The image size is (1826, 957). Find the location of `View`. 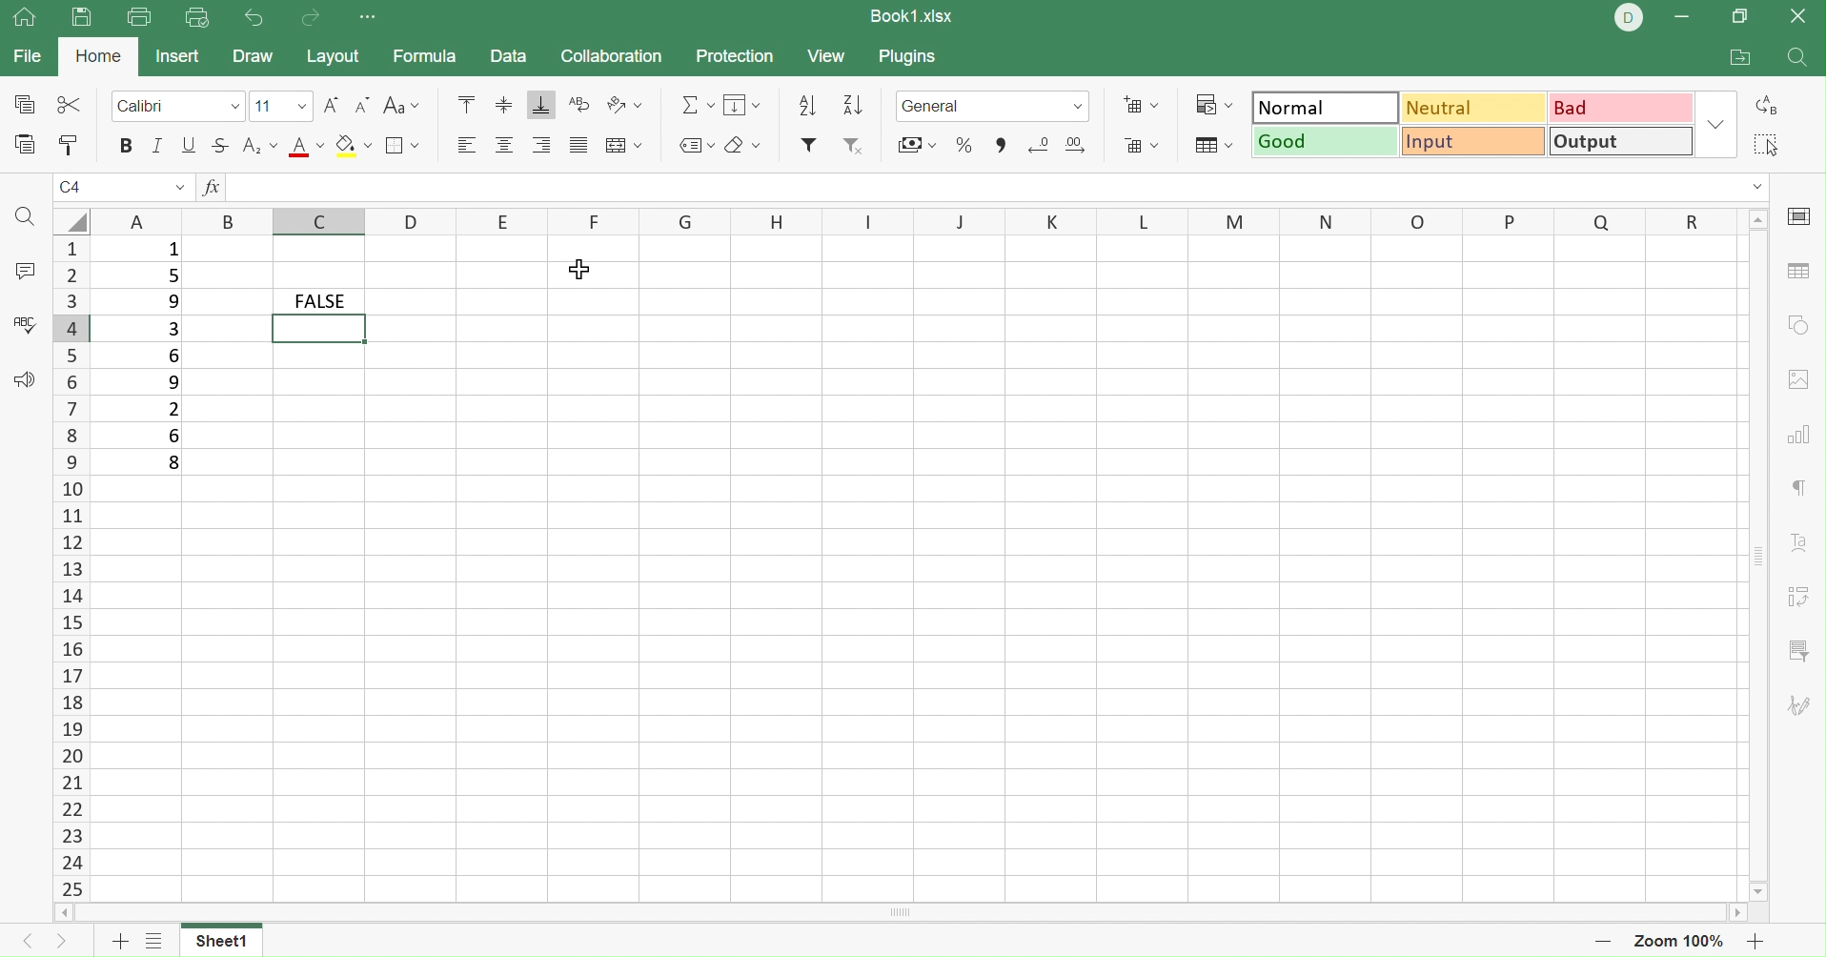

View is located at coordinates (825, 56).